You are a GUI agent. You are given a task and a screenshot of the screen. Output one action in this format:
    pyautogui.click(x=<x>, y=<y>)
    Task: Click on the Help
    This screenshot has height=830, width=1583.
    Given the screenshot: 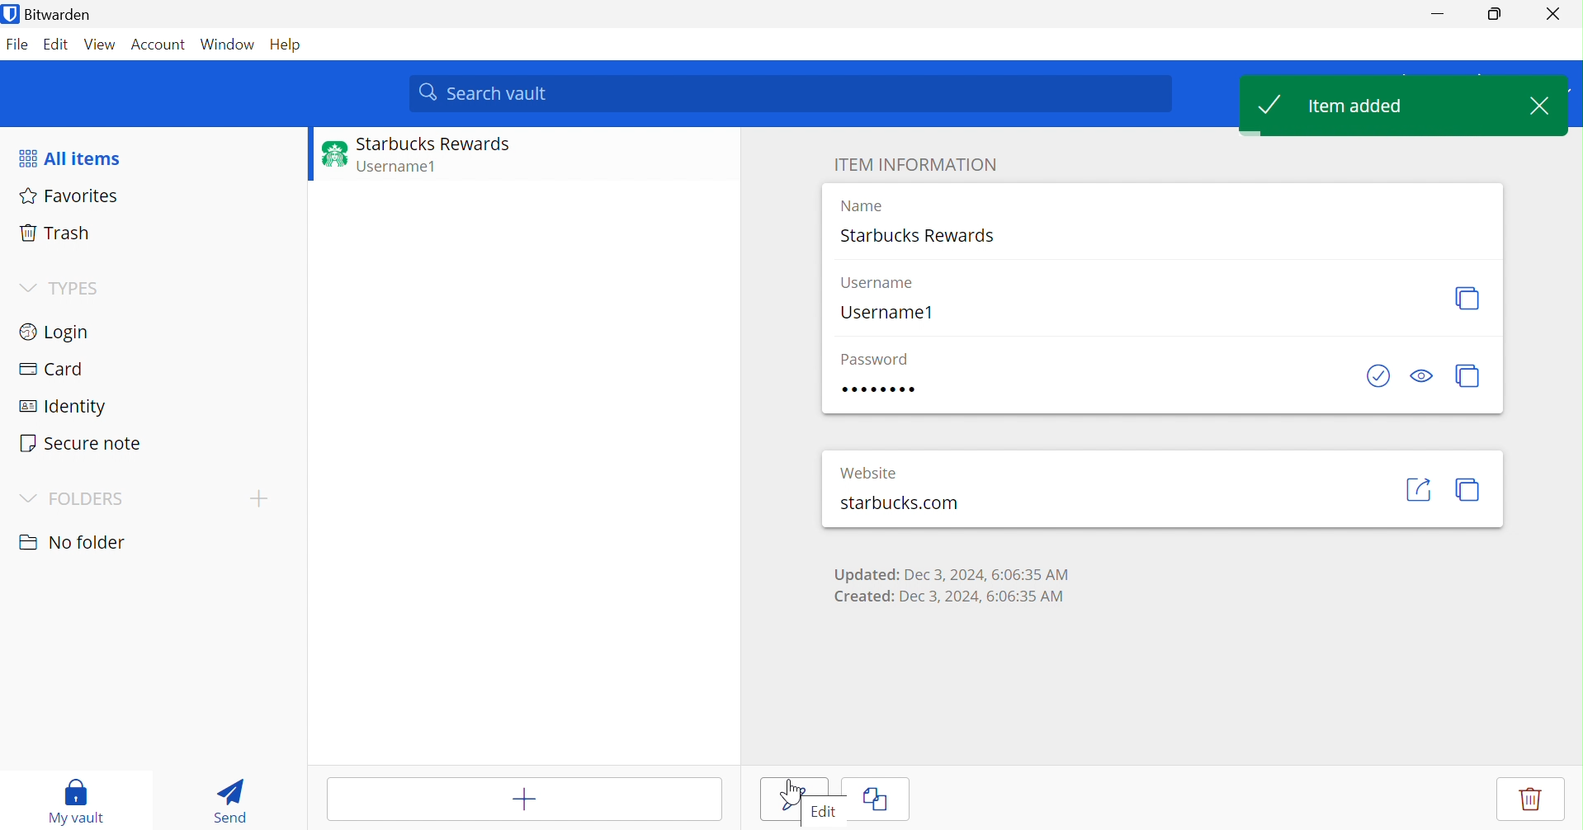 What is the action you would take?
    pyautogui.click(x=292, y=45)
    